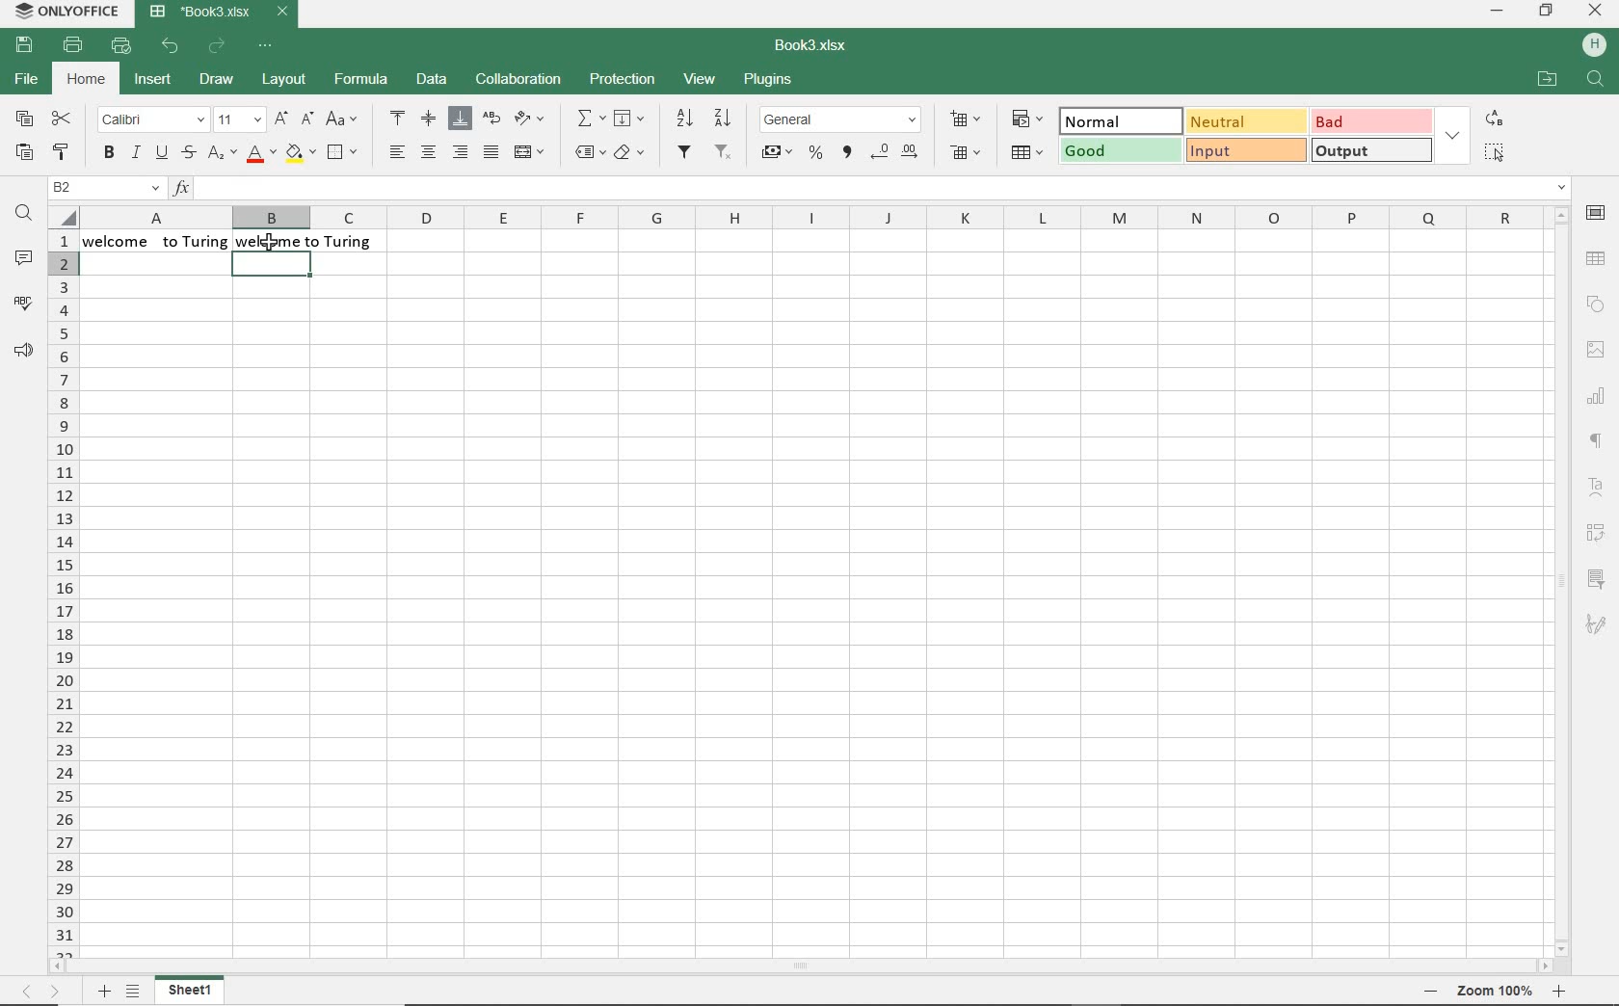  What do you see at coordinates (189, 993) in the screenshot?
I see `sheet1` at bounding box center [189, 993].